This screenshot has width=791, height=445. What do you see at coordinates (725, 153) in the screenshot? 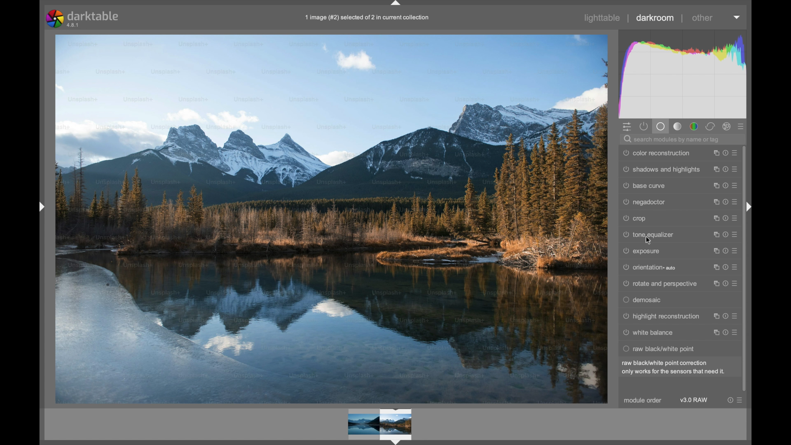
I see `reset parameter` at bounding box center [725, 153].